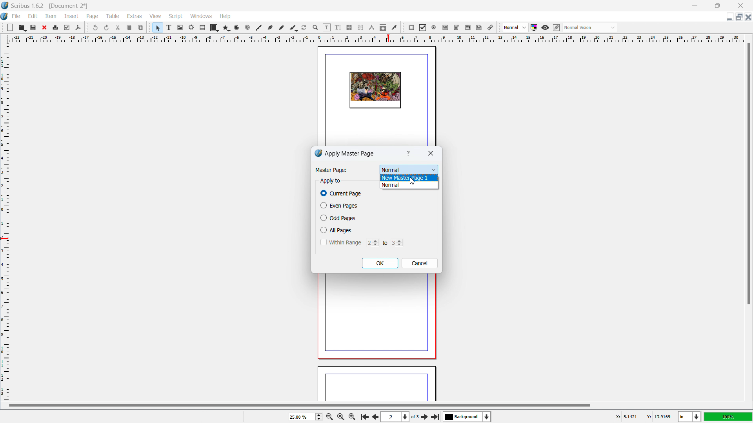  Describe the element at coordinates (337, 230) in the screenshot. I see `all pages checkbox` at that location.